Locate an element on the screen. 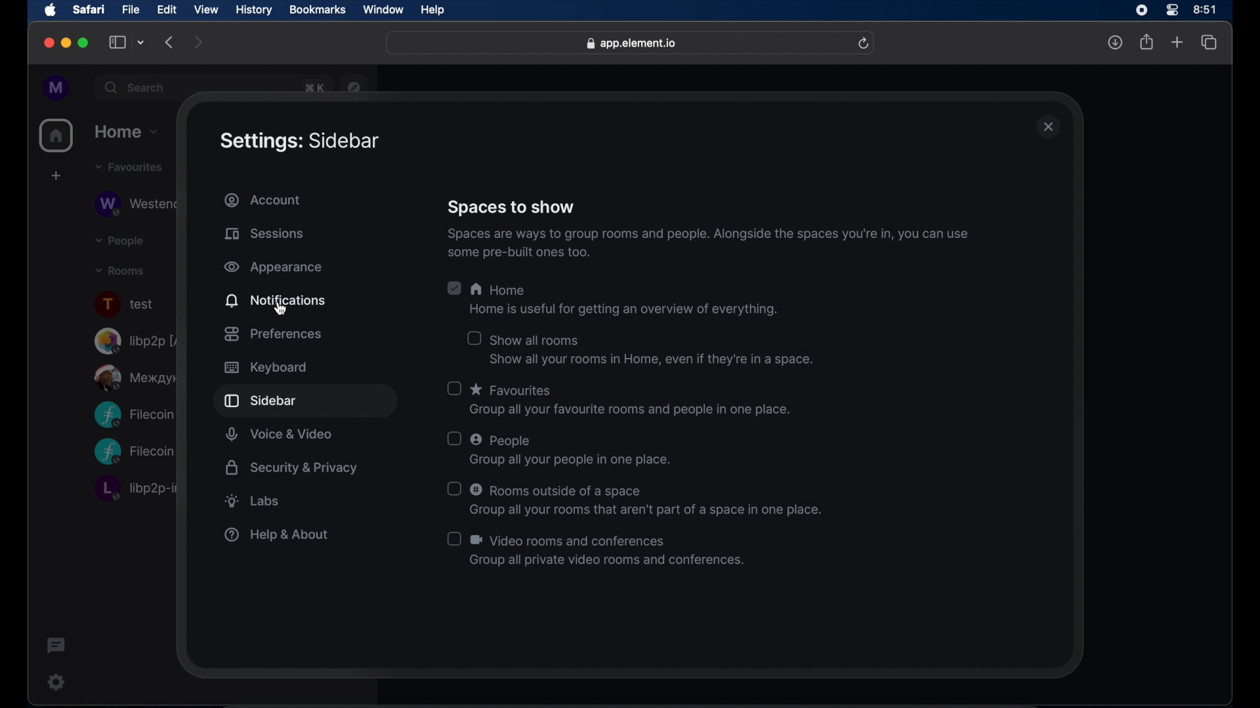 The height and width of the screenshot is (708, 1260). help is located at coordinates (433, 11).